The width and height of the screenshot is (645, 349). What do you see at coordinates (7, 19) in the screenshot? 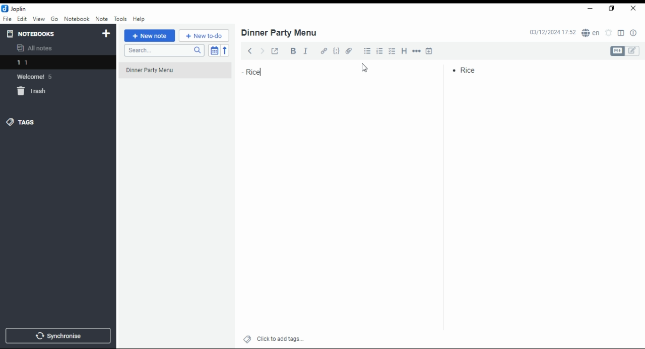
I see `file` at bounding box center [7, 19].